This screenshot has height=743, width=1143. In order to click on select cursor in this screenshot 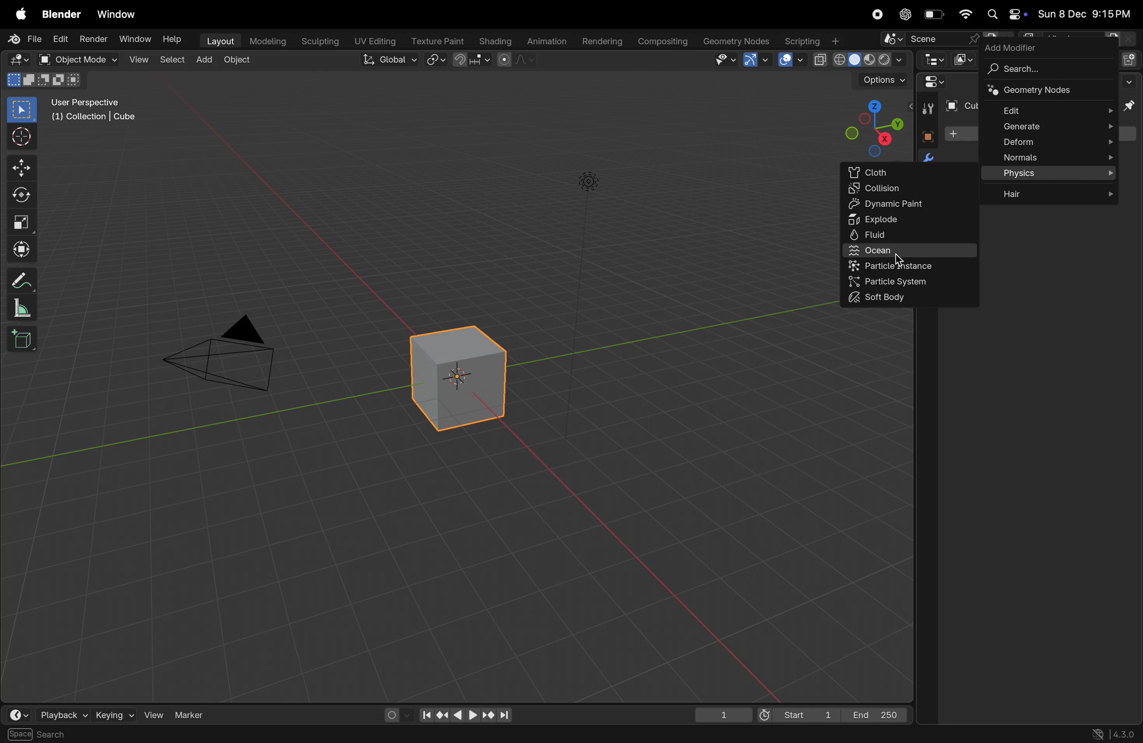, I will do `click(22, 139)`.